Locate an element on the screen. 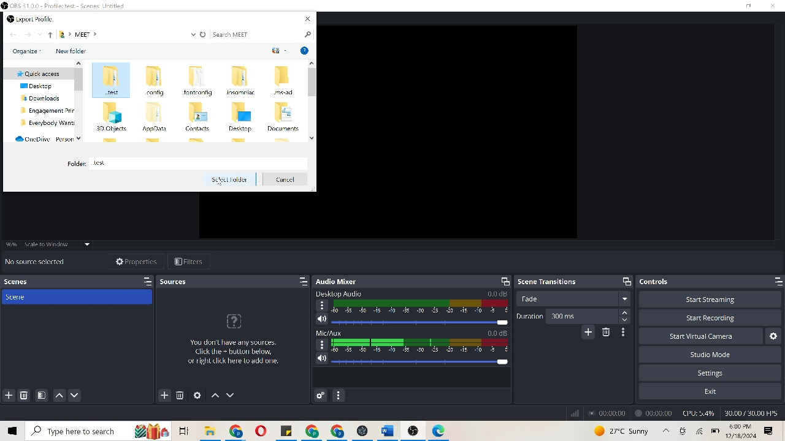 The height and width of the screenshot is (441, 785). duration is located at coordinates (529, 317).